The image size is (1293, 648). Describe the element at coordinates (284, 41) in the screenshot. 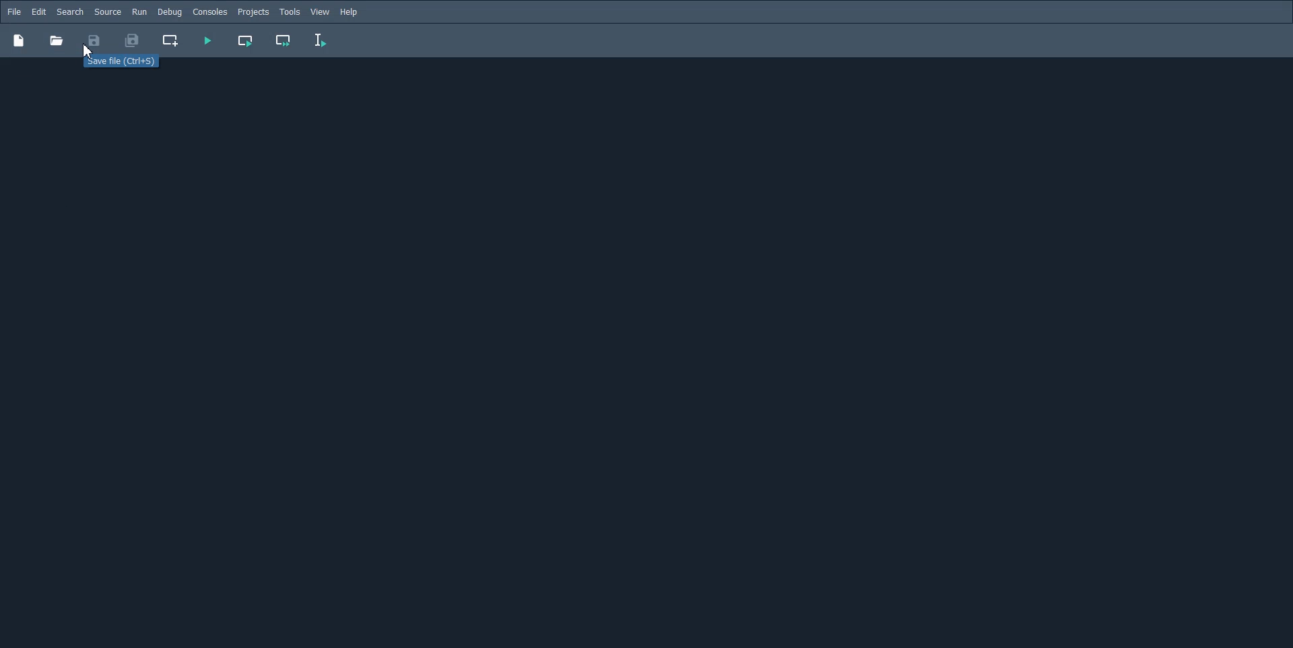

I see `Run Current cell and go to next cell` at that location.